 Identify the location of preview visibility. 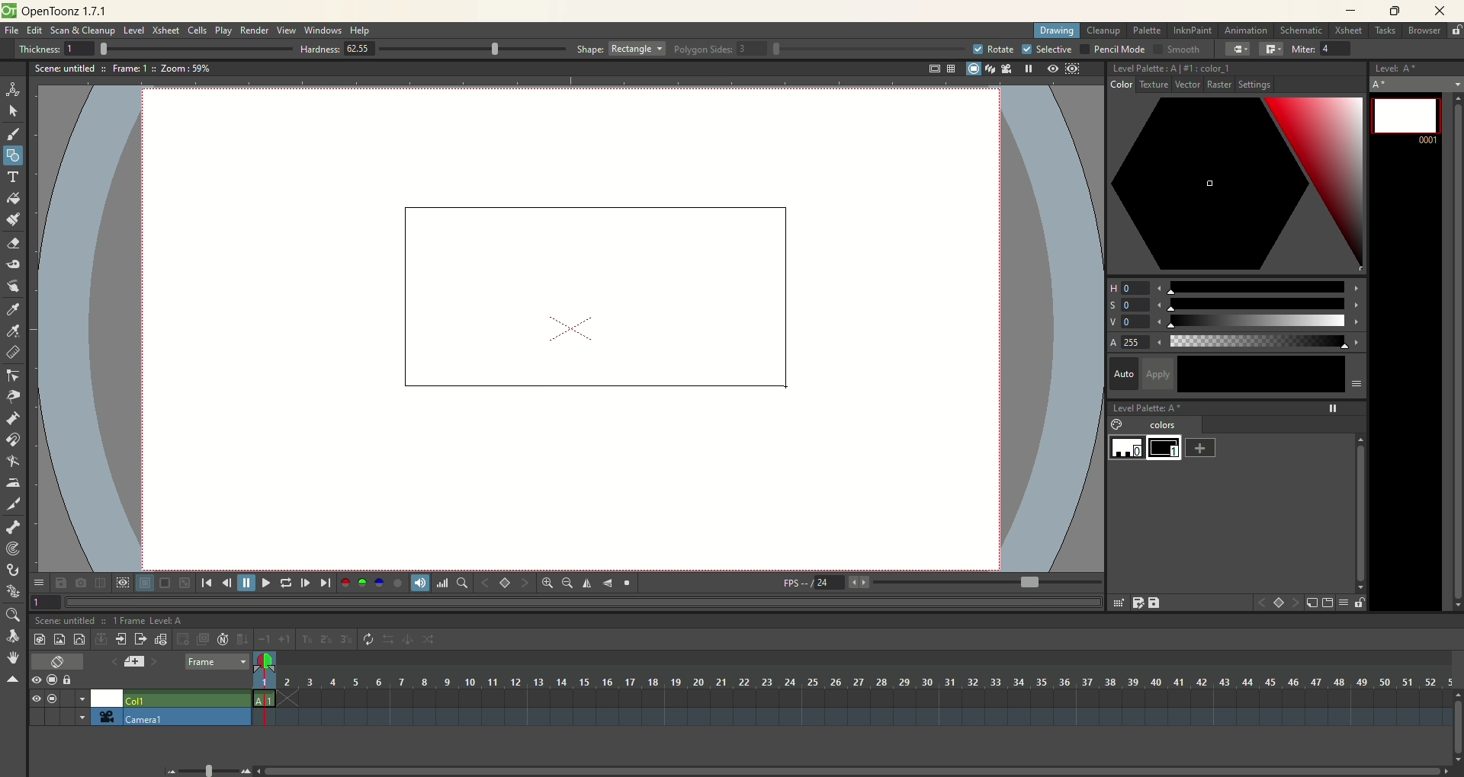
(36, 681).